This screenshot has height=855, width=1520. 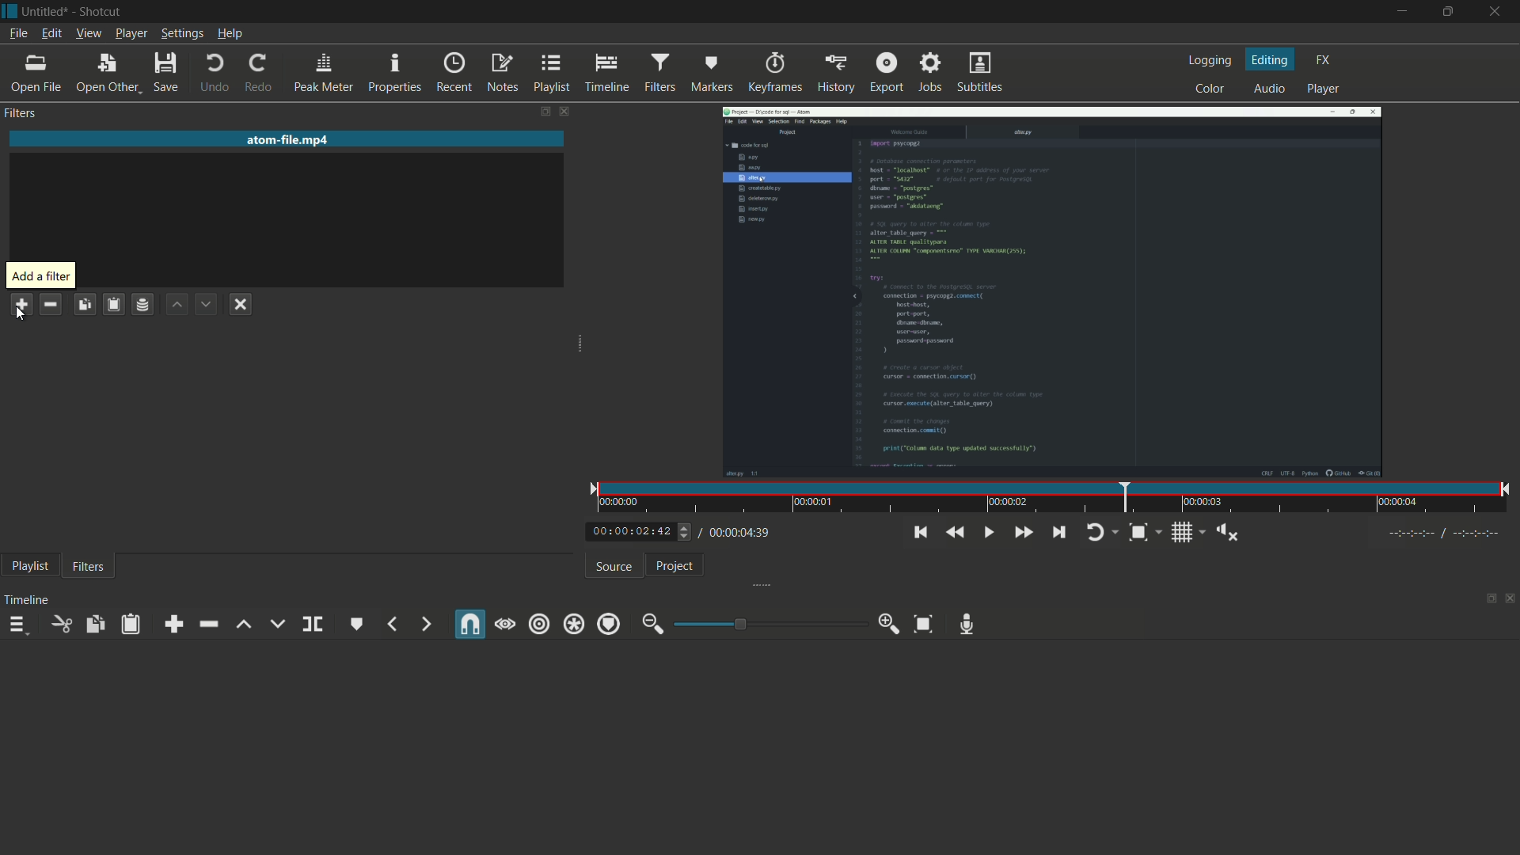 I want to click on zoom timeline to fit, so click(x=923, y=625).